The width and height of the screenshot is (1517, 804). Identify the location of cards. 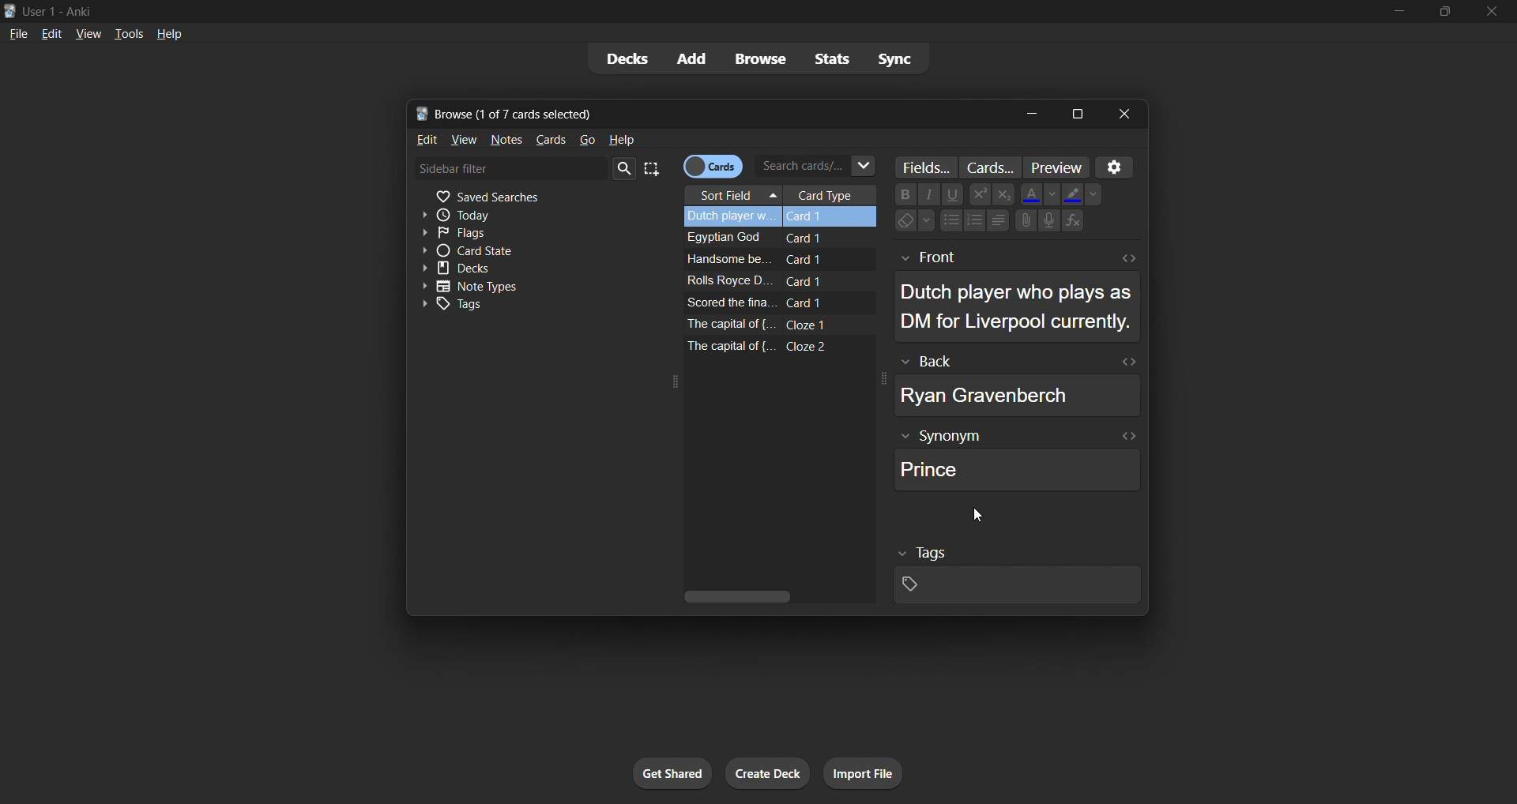
(553, 140).